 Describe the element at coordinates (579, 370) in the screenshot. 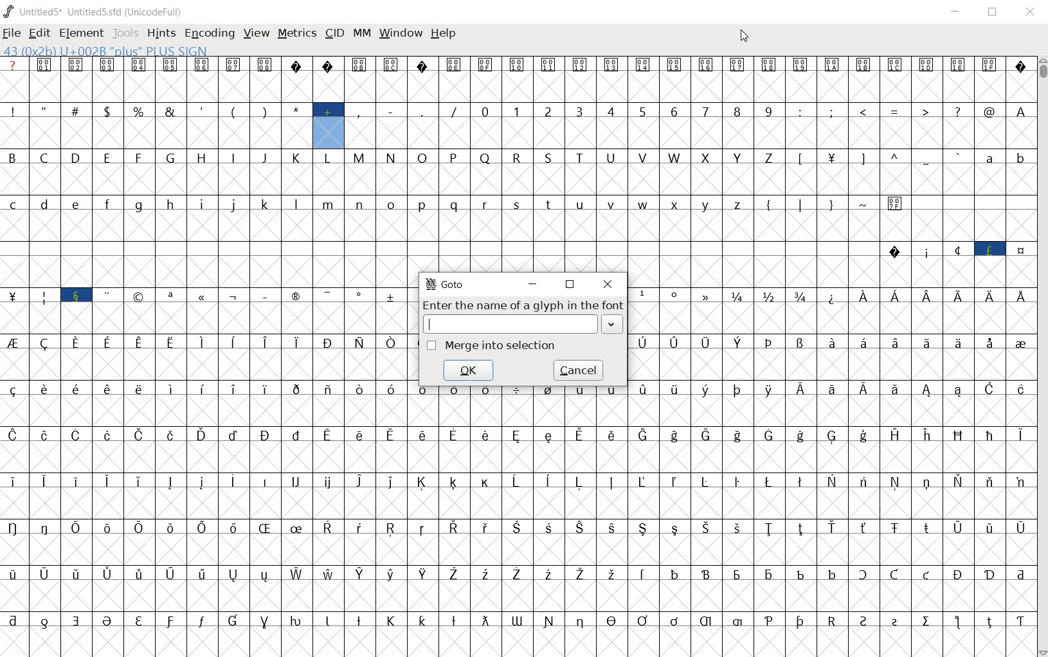

I see `cancel` at that location.